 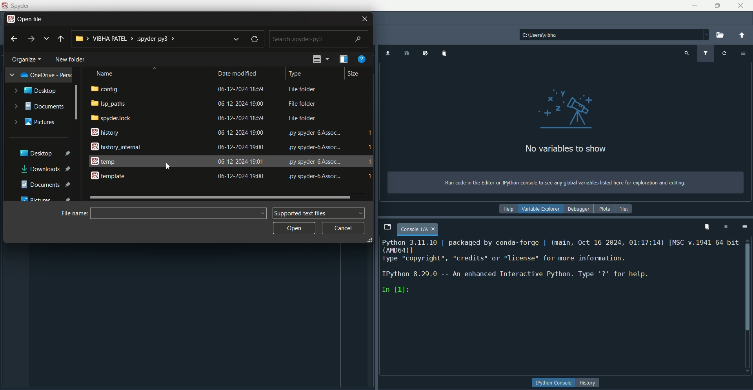 What do you see at coordinates (102, 132) in the screenshot?
I see `history` at bounding box center [102, 132].